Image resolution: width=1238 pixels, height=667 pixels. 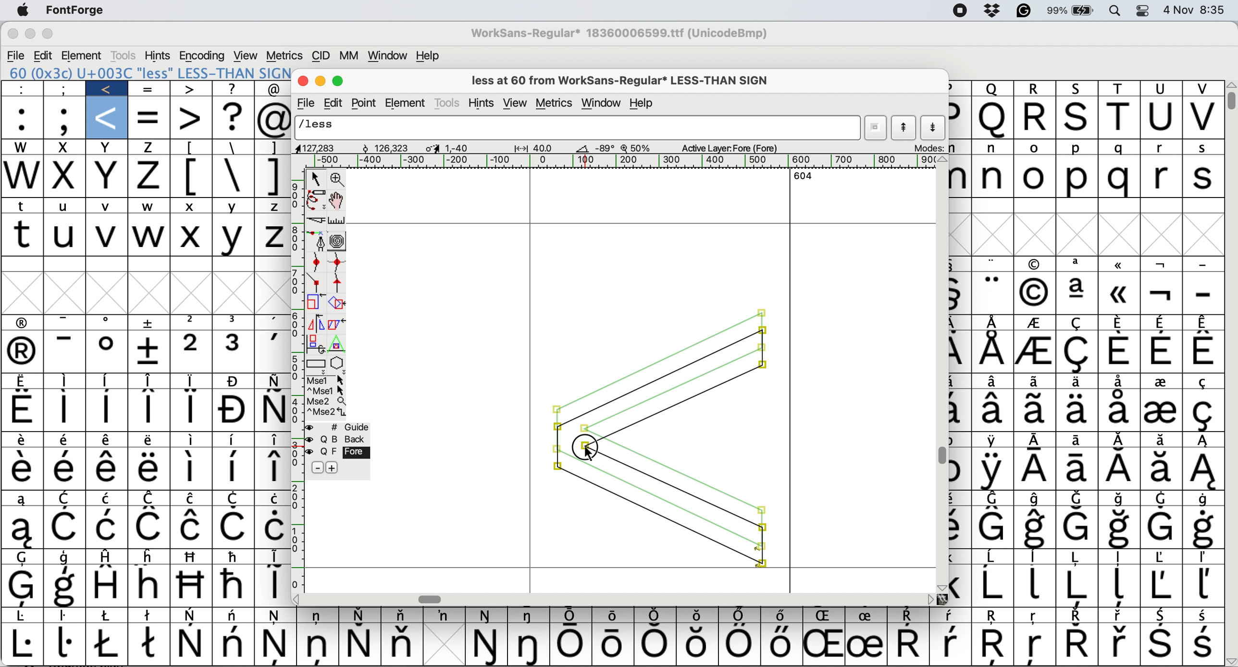 I want to click on v, so click(x=1201, y=117).